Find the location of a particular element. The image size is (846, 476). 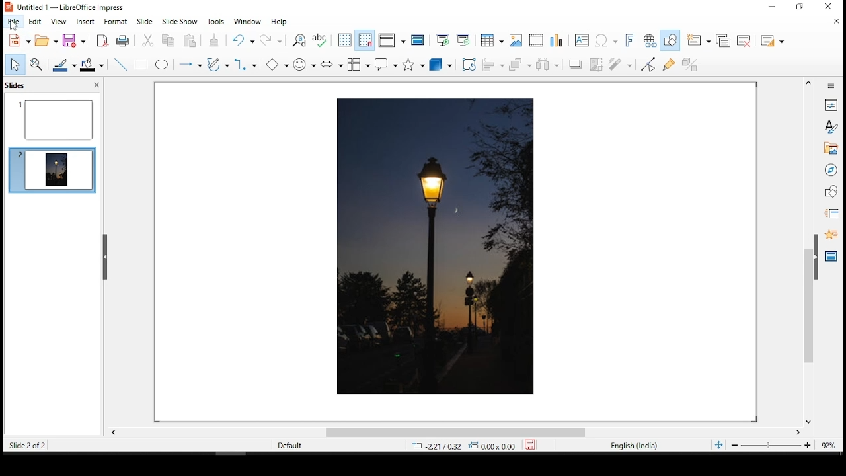

save is located at coordinates (73, 40).